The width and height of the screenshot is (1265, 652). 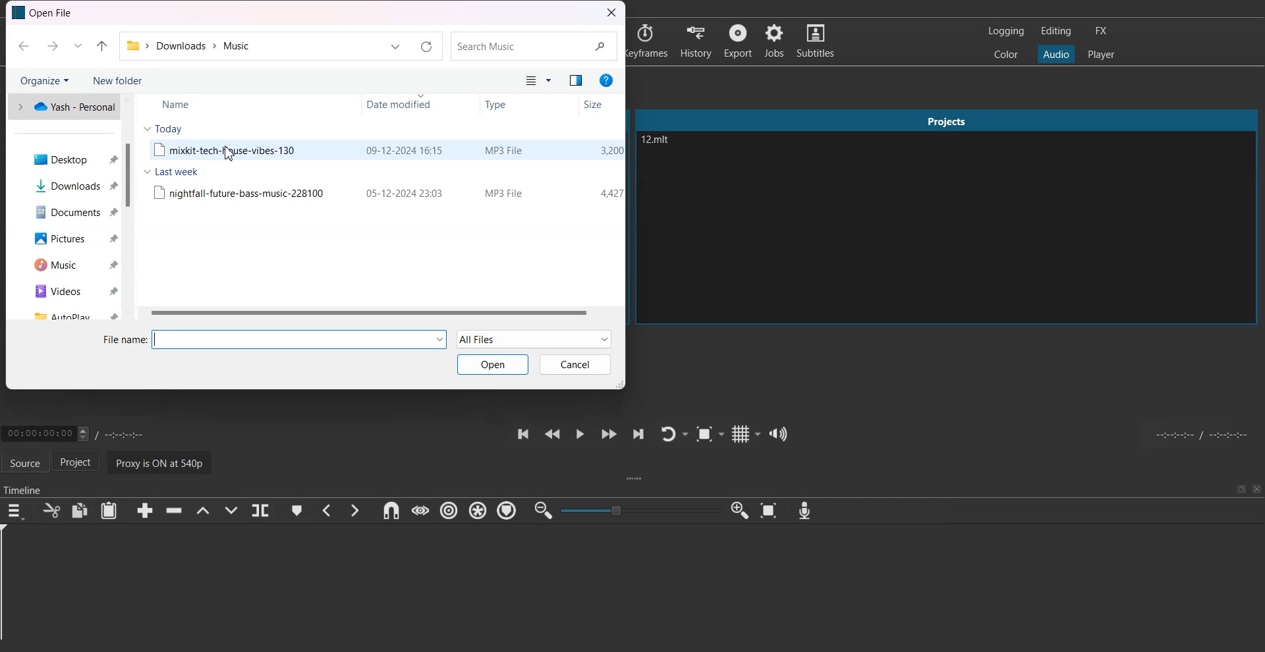 I want to click on Type, so click(x=527, y=105).